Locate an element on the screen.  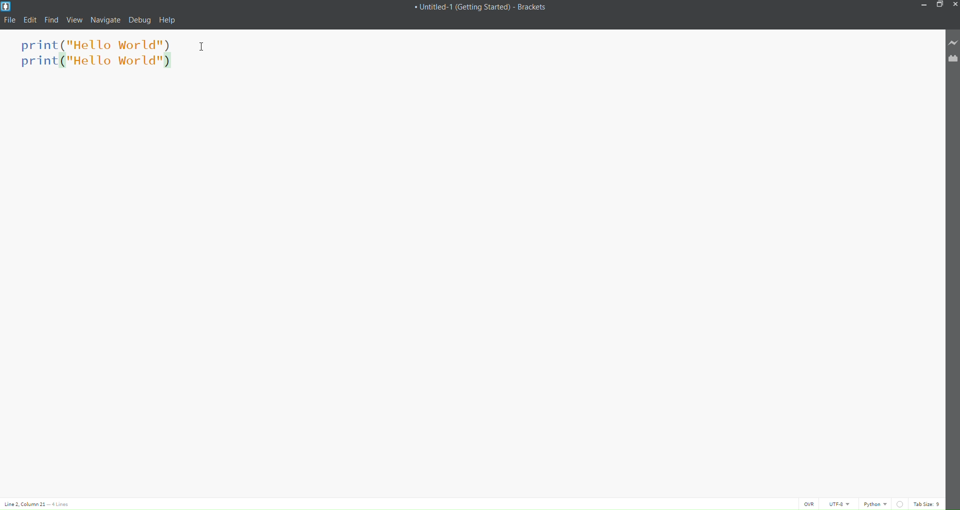
navigate is located at coordinates (104, 20).